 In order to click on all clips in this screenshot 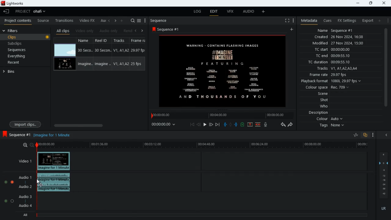, I will do `click(63, 31)`.